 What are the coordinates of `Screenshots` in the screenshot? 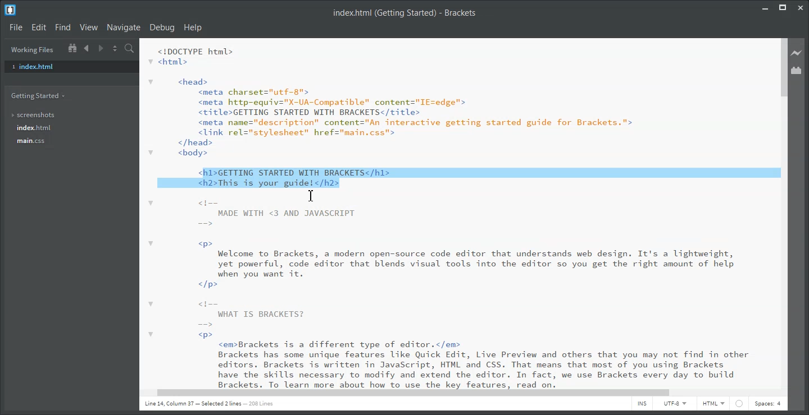 It's located at (34, 116).